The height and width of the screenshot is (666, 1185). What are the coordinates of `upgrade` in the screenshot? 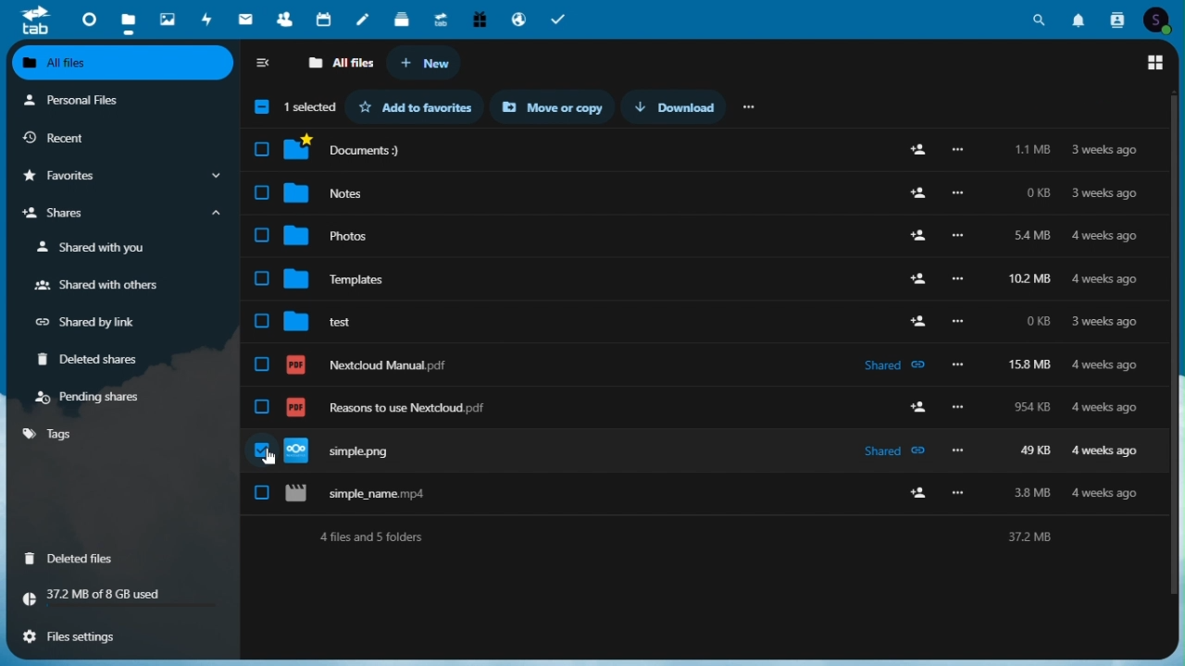 It's located at (443, 18).